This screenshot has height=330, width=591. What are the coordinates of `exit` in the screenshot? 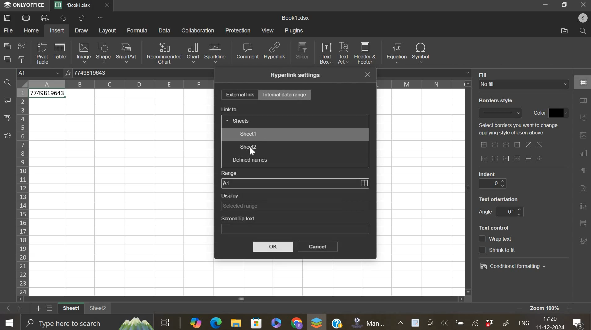 It's located at (369, 74).